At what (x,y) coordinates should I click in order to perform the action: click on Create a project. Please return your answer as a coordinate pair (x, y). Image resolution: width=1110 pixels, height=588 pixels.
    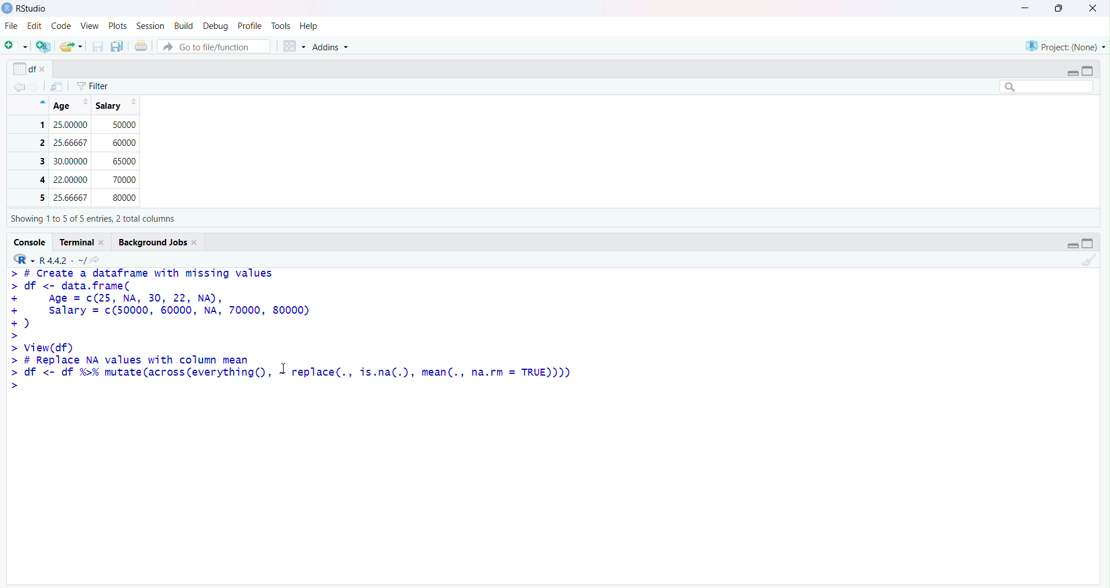
    Looking at the image, I should click on (44, 45).